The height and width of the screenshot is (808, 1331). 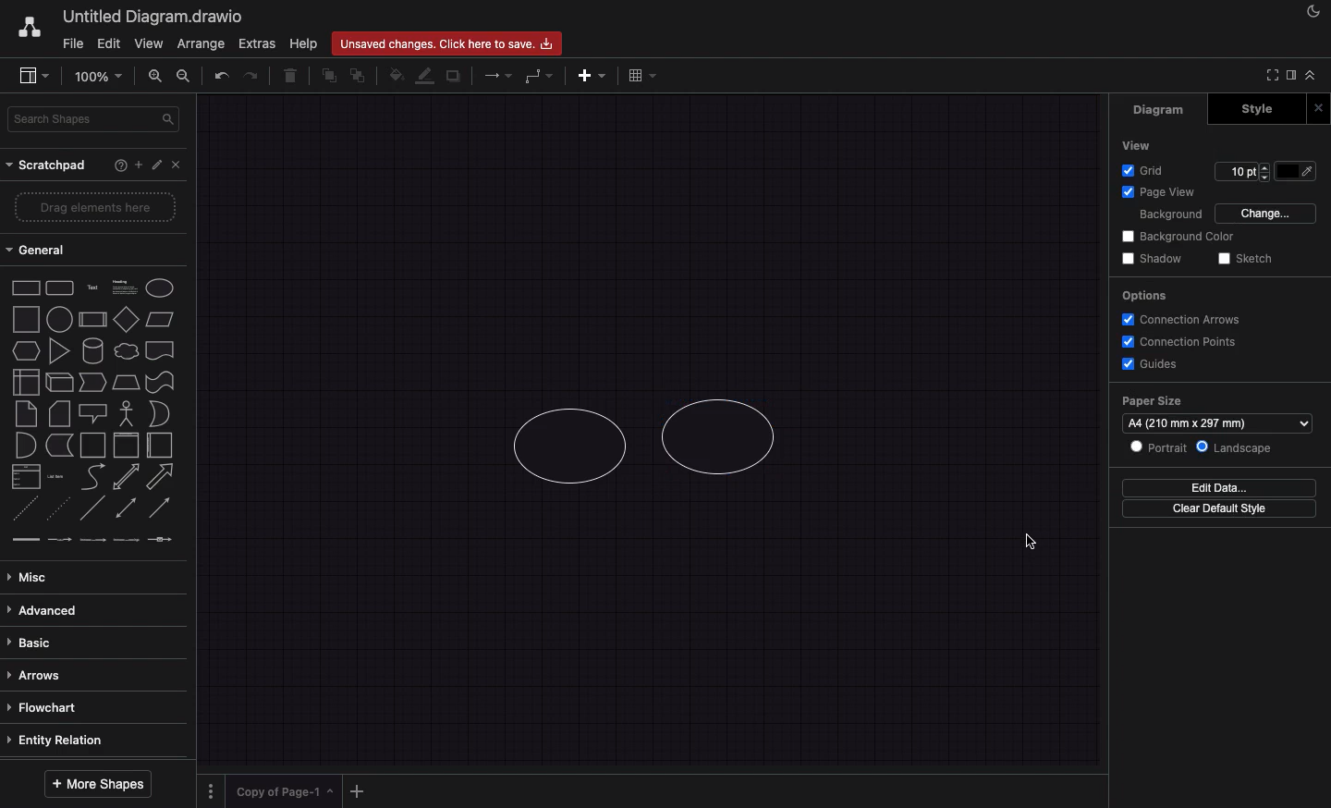 What do you see at coordinates (641, 75) in the screenshot?
I see `Table` at bounding box center [641, 75].